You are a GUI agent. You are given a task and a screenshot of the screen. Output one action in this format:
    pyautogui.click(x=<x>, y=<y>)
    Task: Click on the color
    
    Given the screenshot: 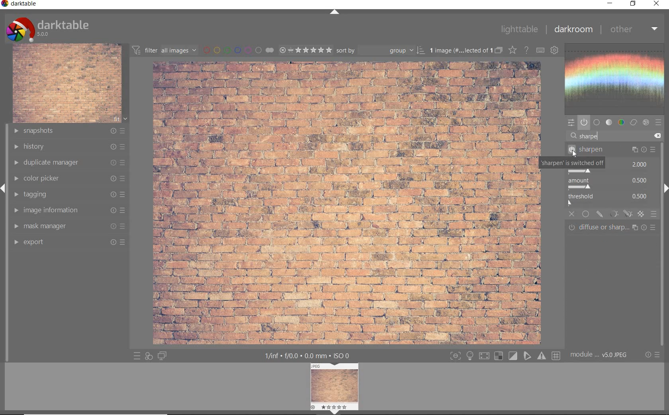 What is the action you would take?
    pyautogui.click(x=621, y=122)
    